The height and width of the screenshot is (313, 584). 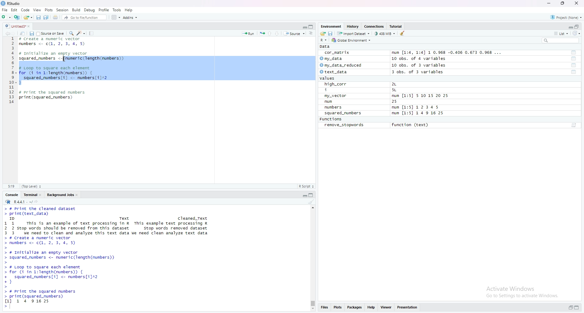 I want to click on Code, so click(x=26, y=10).